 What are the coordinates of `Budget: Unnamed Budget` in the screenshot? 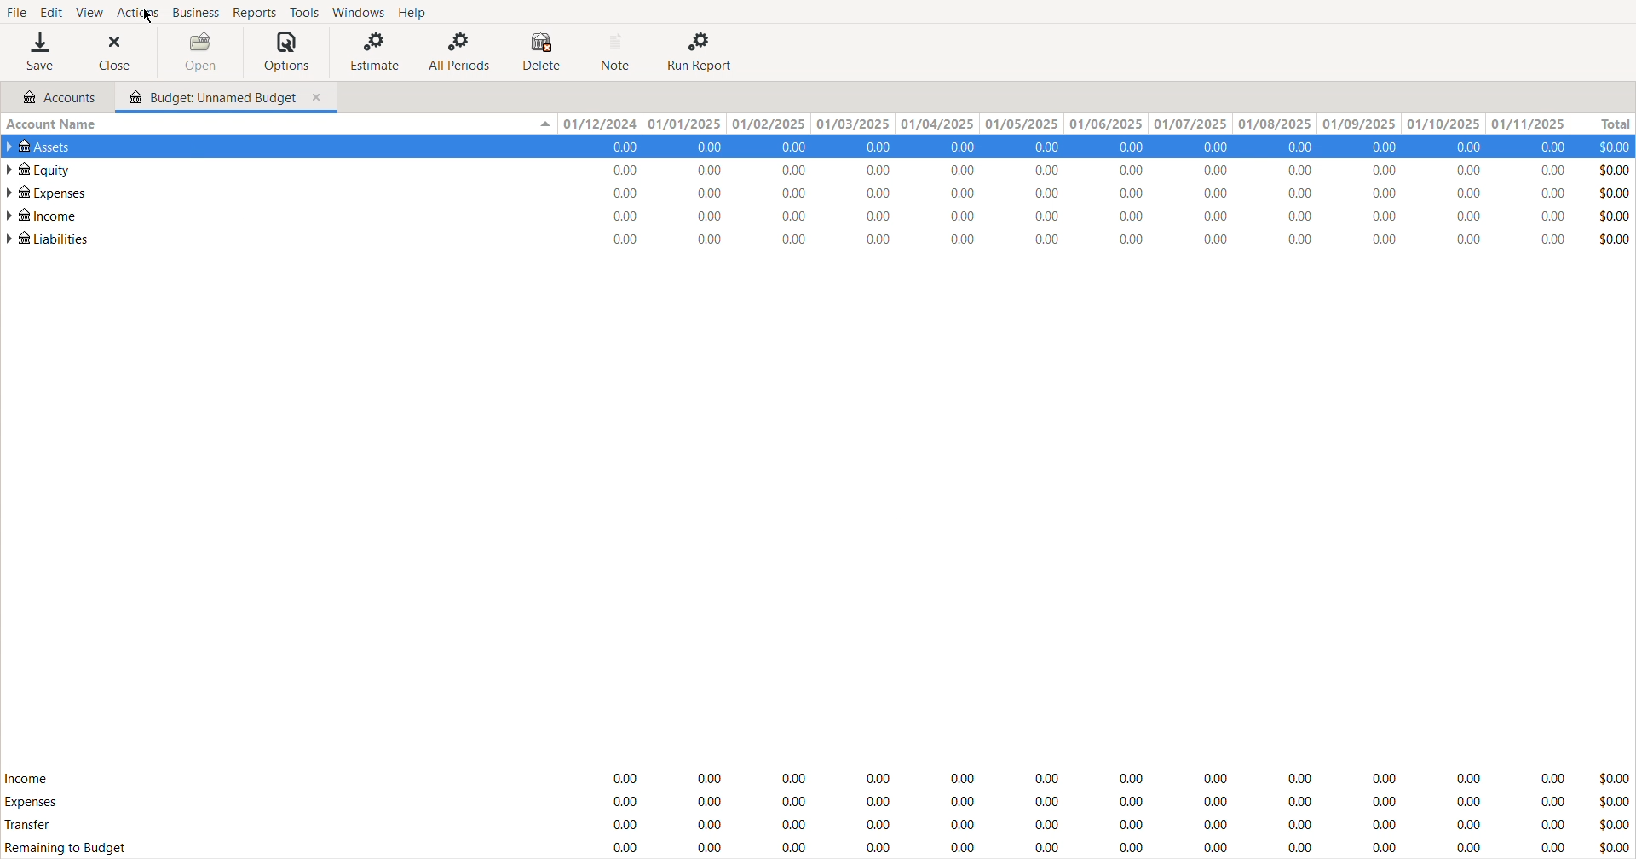 It's located at (226, 97).